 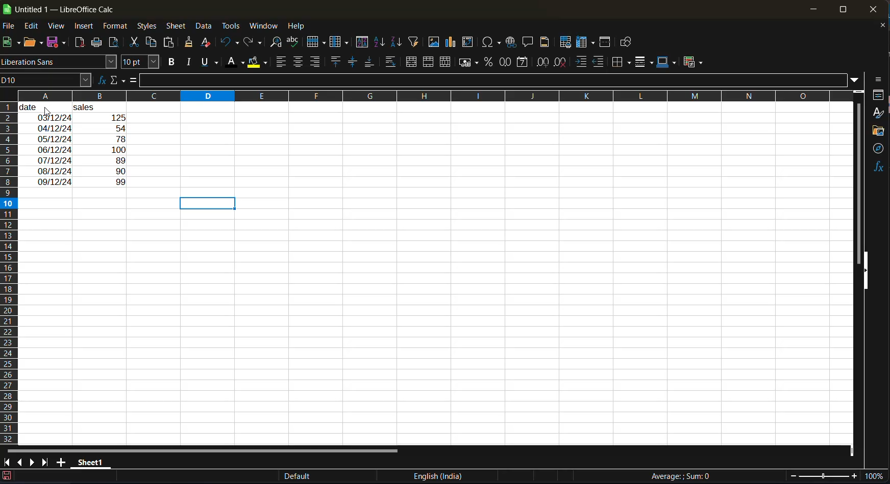 I want to click on scroll to previous sheet, so click(x=20, y=461).